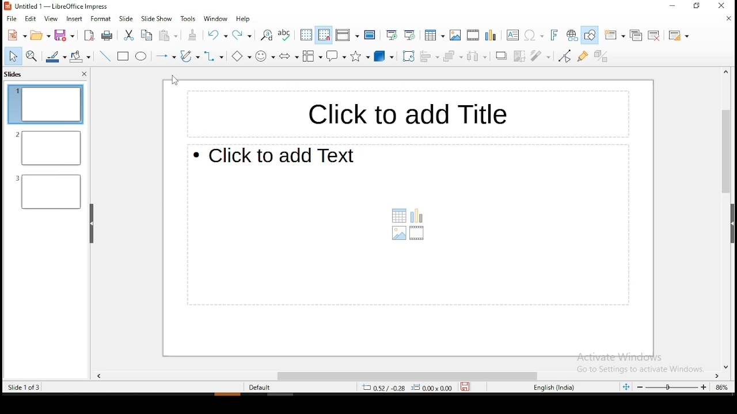 The height and width of the screenshot is (414, 737). I want to click on master slide, so click(370, 36).